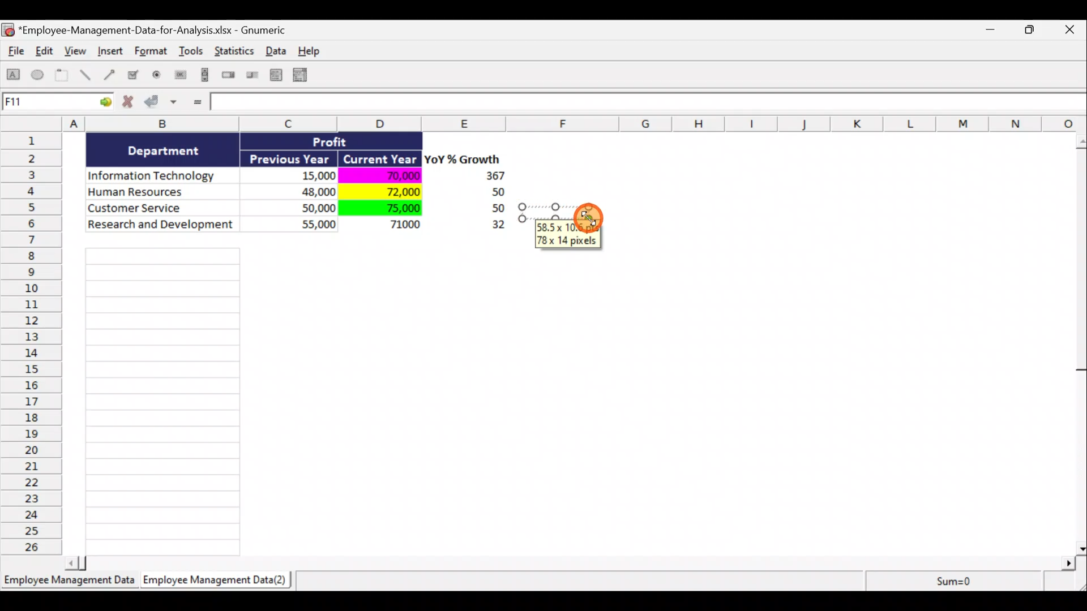 This screenshot has width=1087, height=611. I want to click on Create an arrow object, so click(109, 74).